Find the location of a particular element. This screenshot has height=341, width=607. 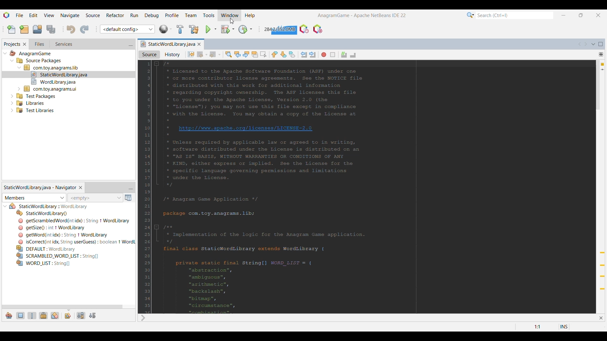

Last edit is located at coordinates (191, 54).